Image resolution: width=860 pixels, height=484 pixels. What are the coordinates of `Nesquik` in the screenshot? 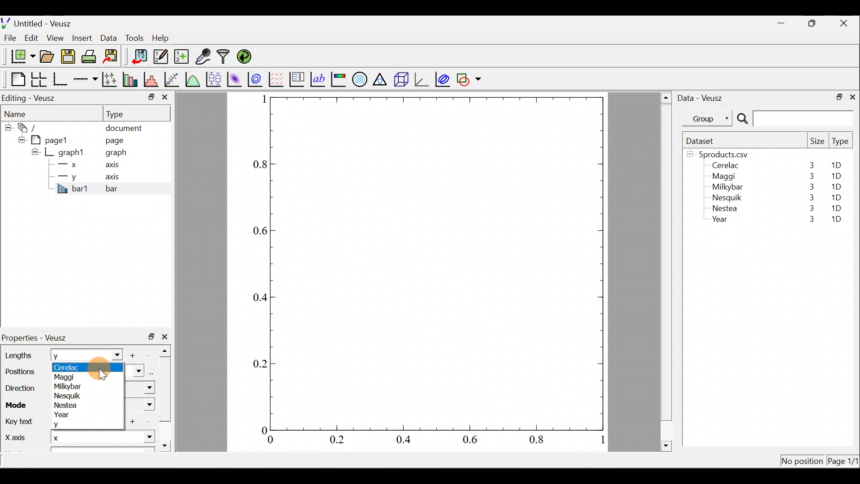 It's located at (726, 198).